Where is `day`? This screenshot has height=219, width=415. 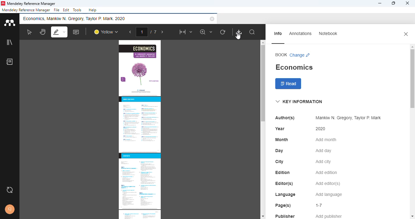
day is located at coordinates (279, 151).